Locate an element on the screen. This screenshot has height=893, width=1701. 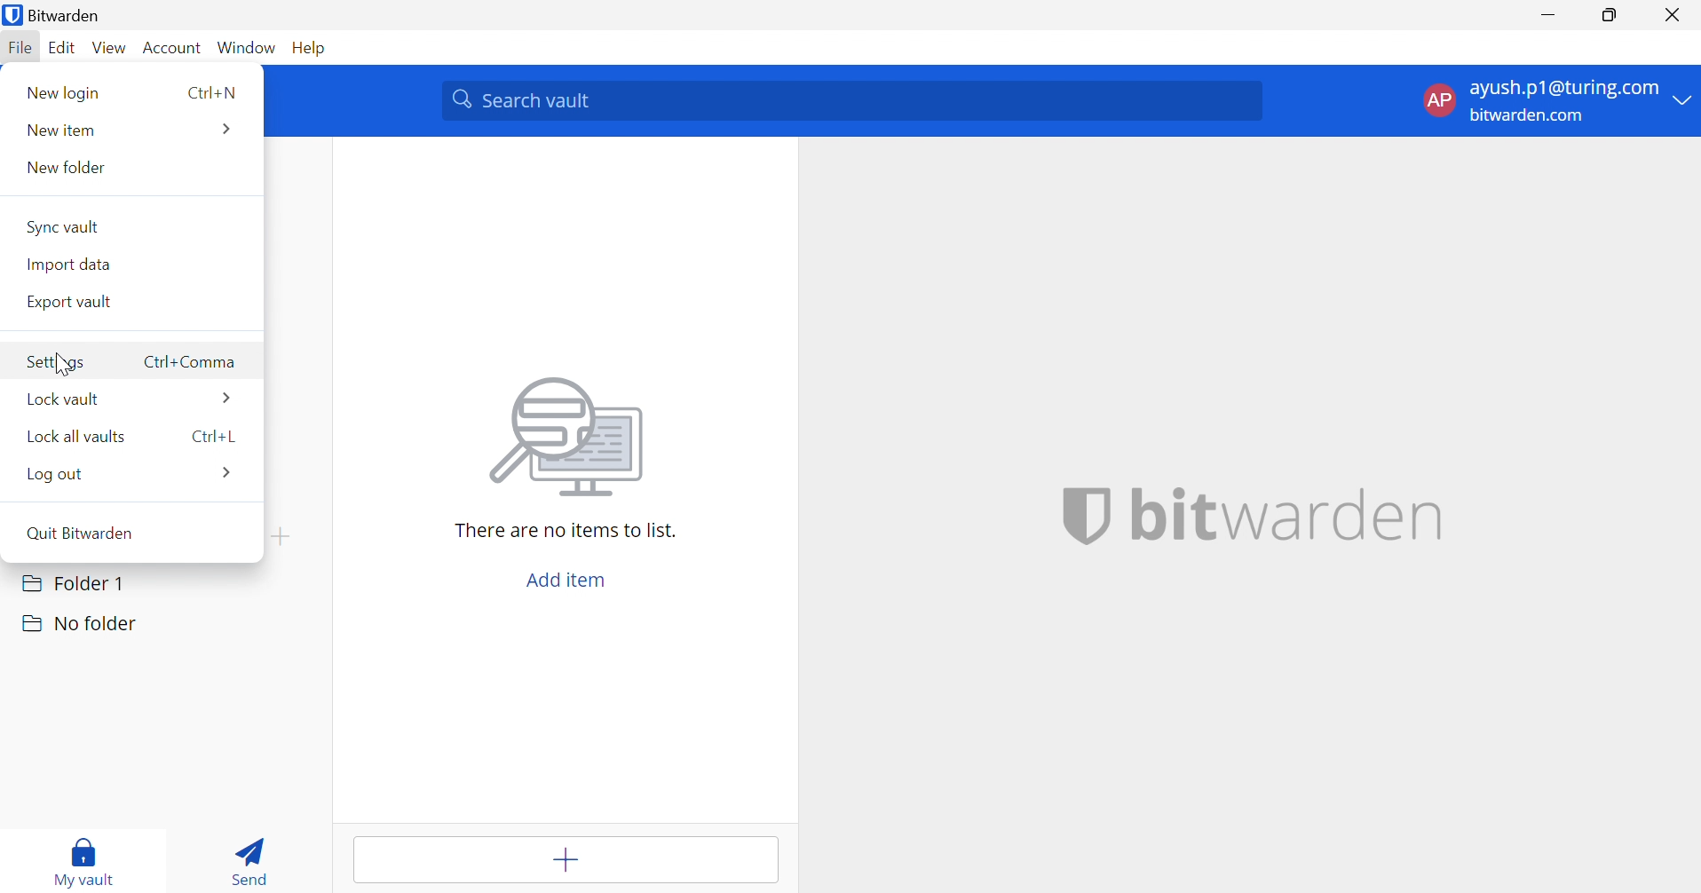
No folder is located at coordinates (78, 624).